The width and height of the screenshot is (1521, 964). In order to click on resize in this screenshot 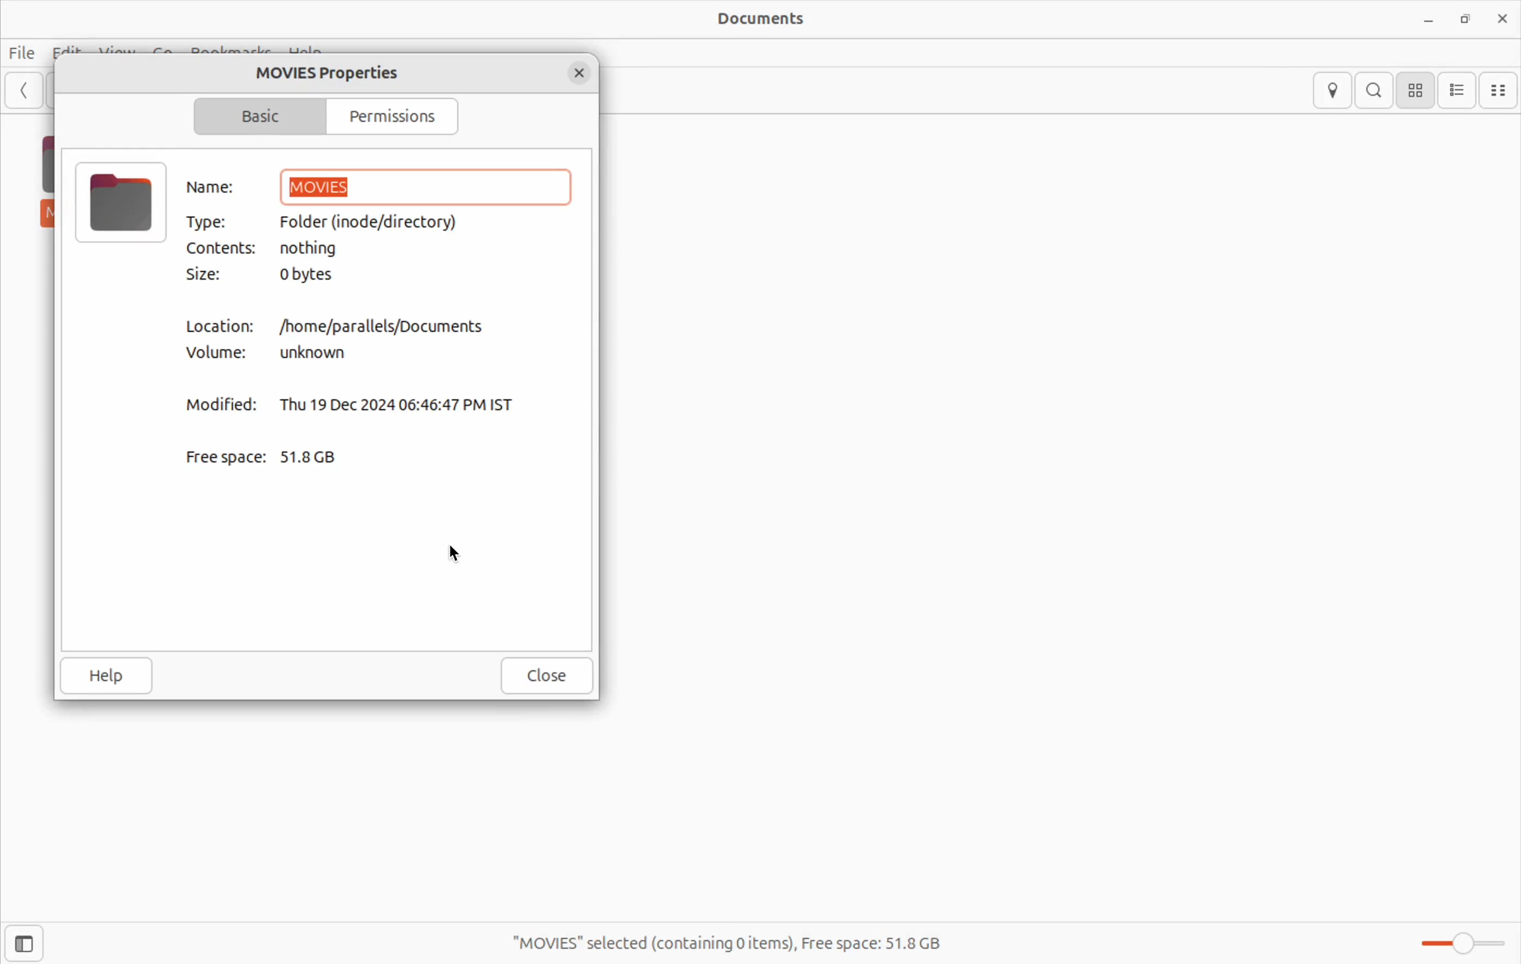, I will do `click(1464, 17)`.